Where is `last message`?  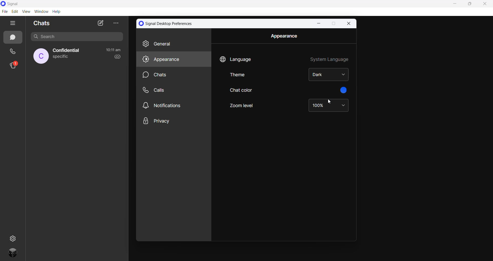 last message is located at coordinates (61, 57).